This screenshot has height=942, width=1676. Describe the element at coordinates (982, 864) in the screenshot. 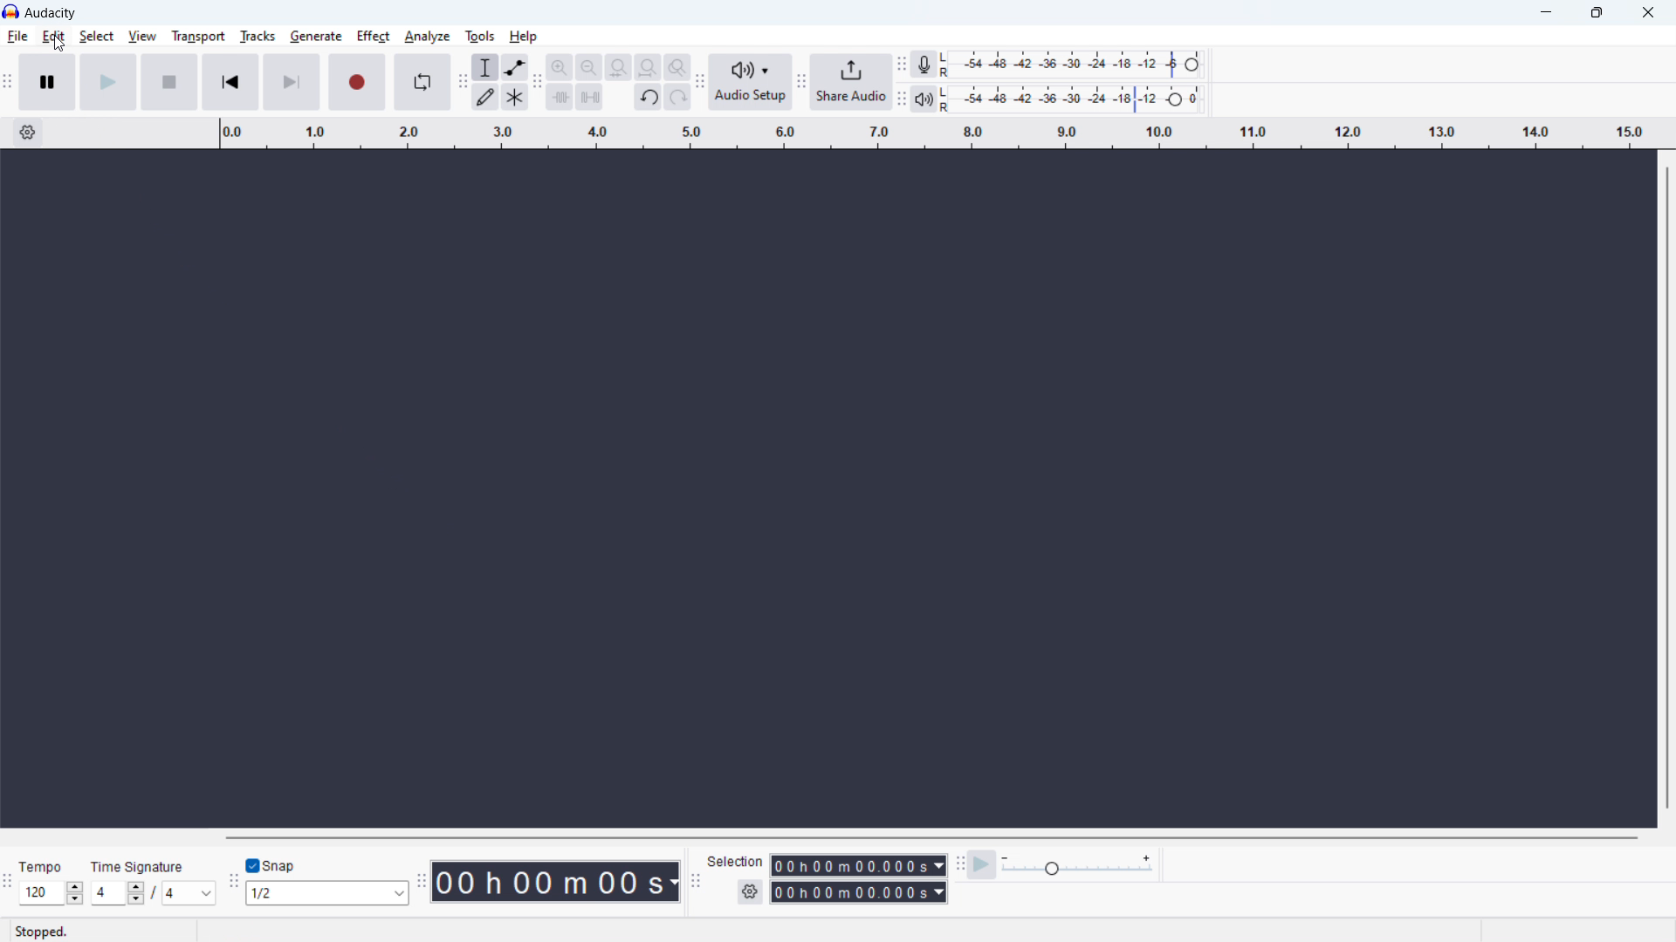

I see `play at speed` at that location.